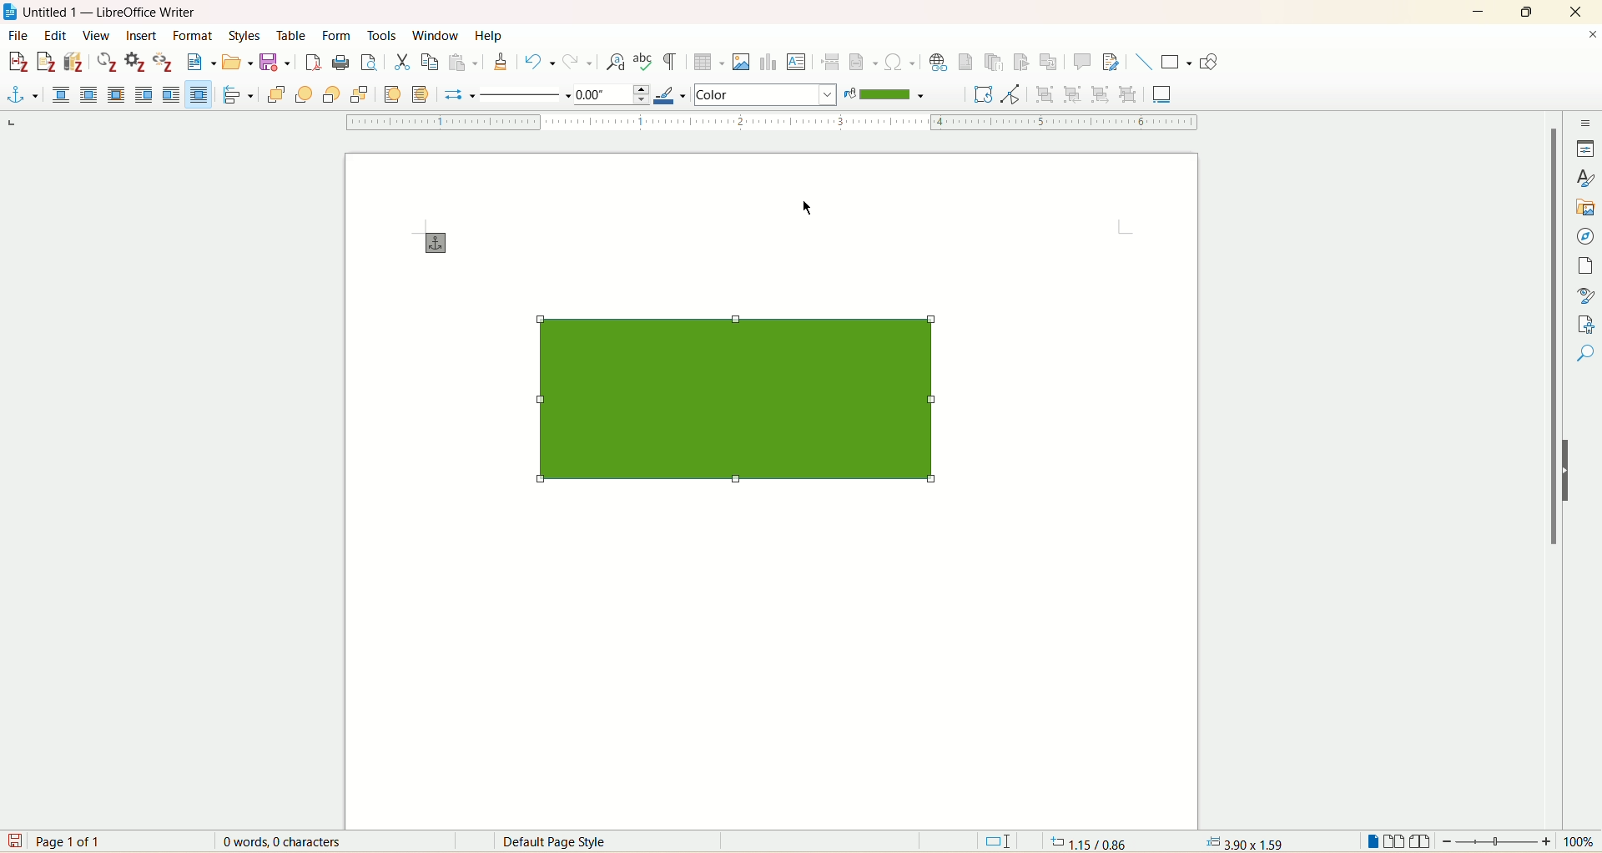  Describe the element at coordinates (580, 63) in the screenshot. I see `redo` at that location.